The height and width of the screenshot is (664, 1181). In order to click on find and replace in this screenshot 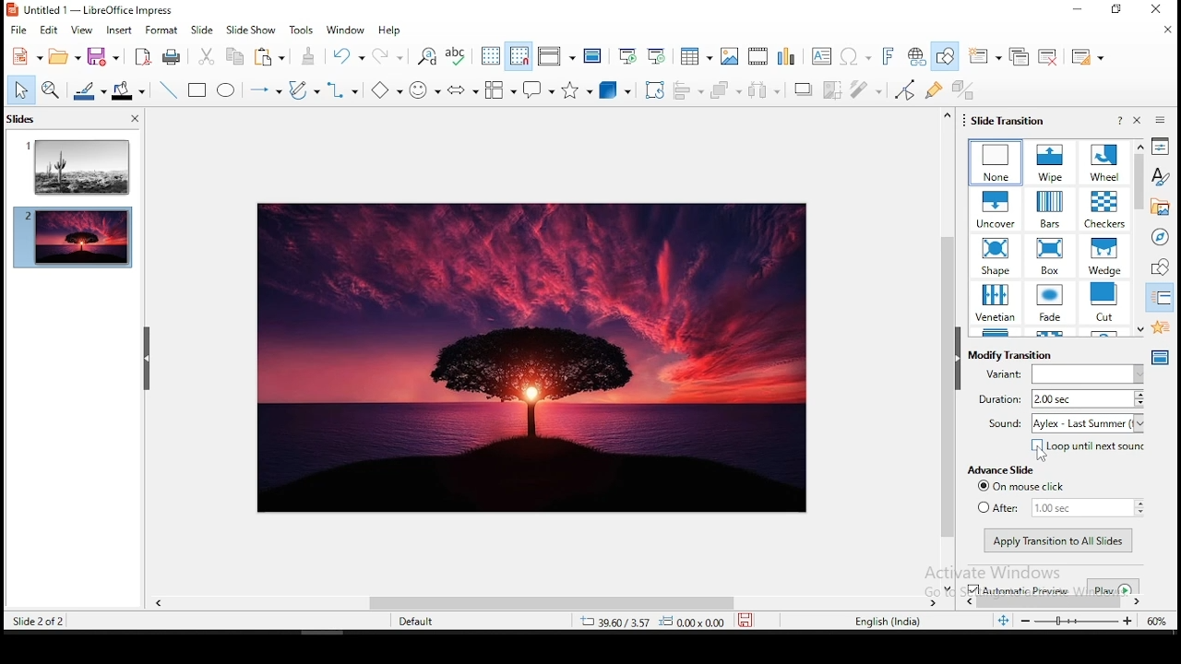, I will do `click(429, 56)`.